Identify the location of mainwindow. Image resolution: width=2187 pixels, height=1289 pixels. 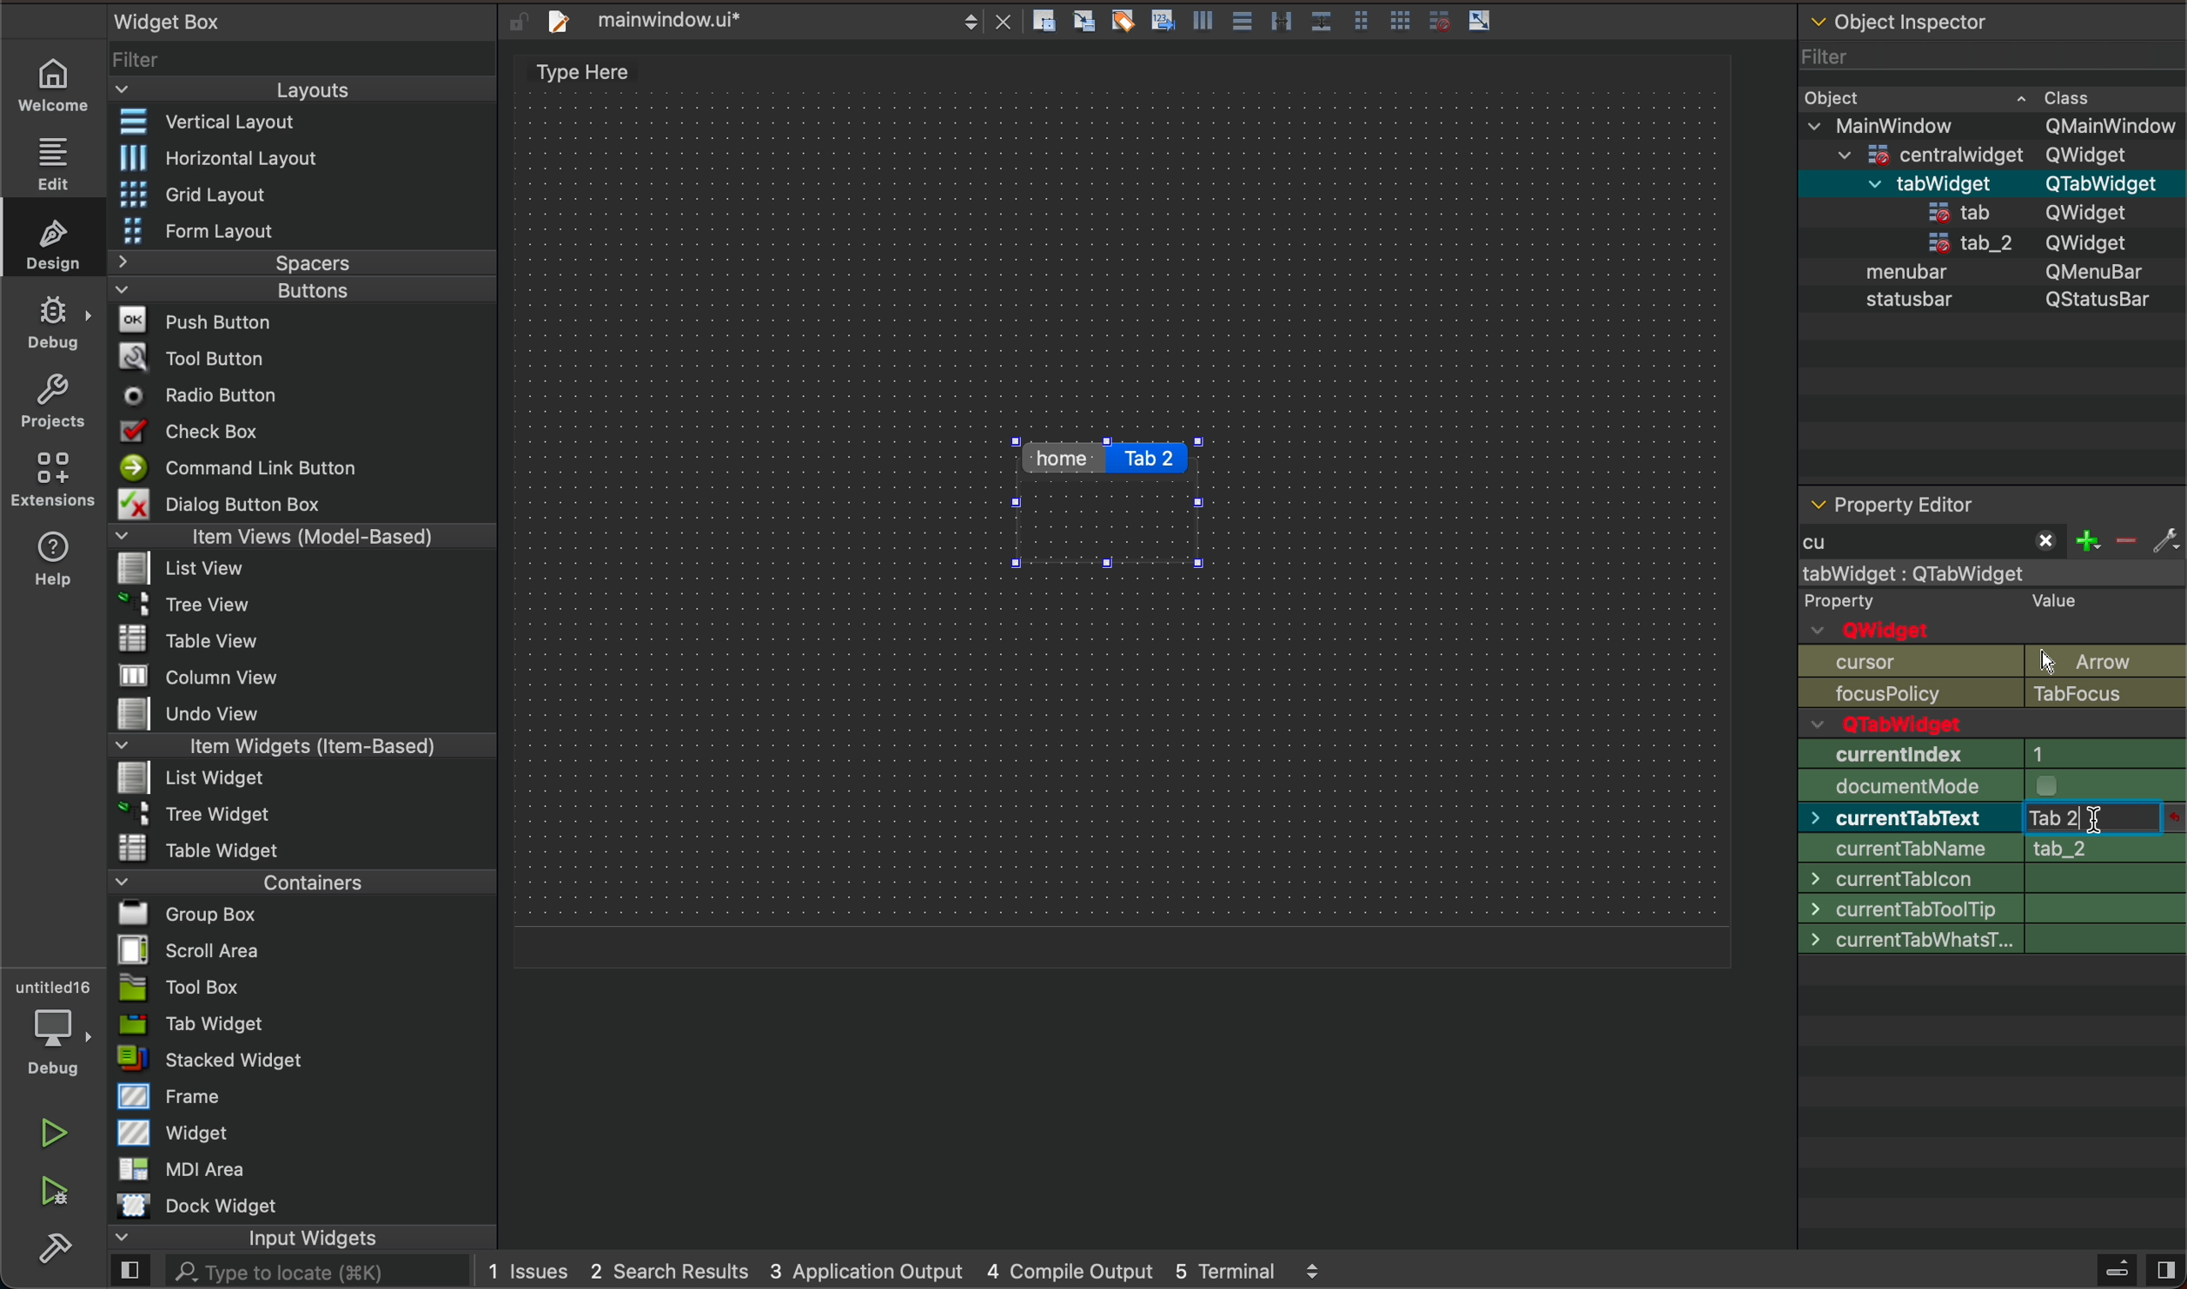
(1996, 572).